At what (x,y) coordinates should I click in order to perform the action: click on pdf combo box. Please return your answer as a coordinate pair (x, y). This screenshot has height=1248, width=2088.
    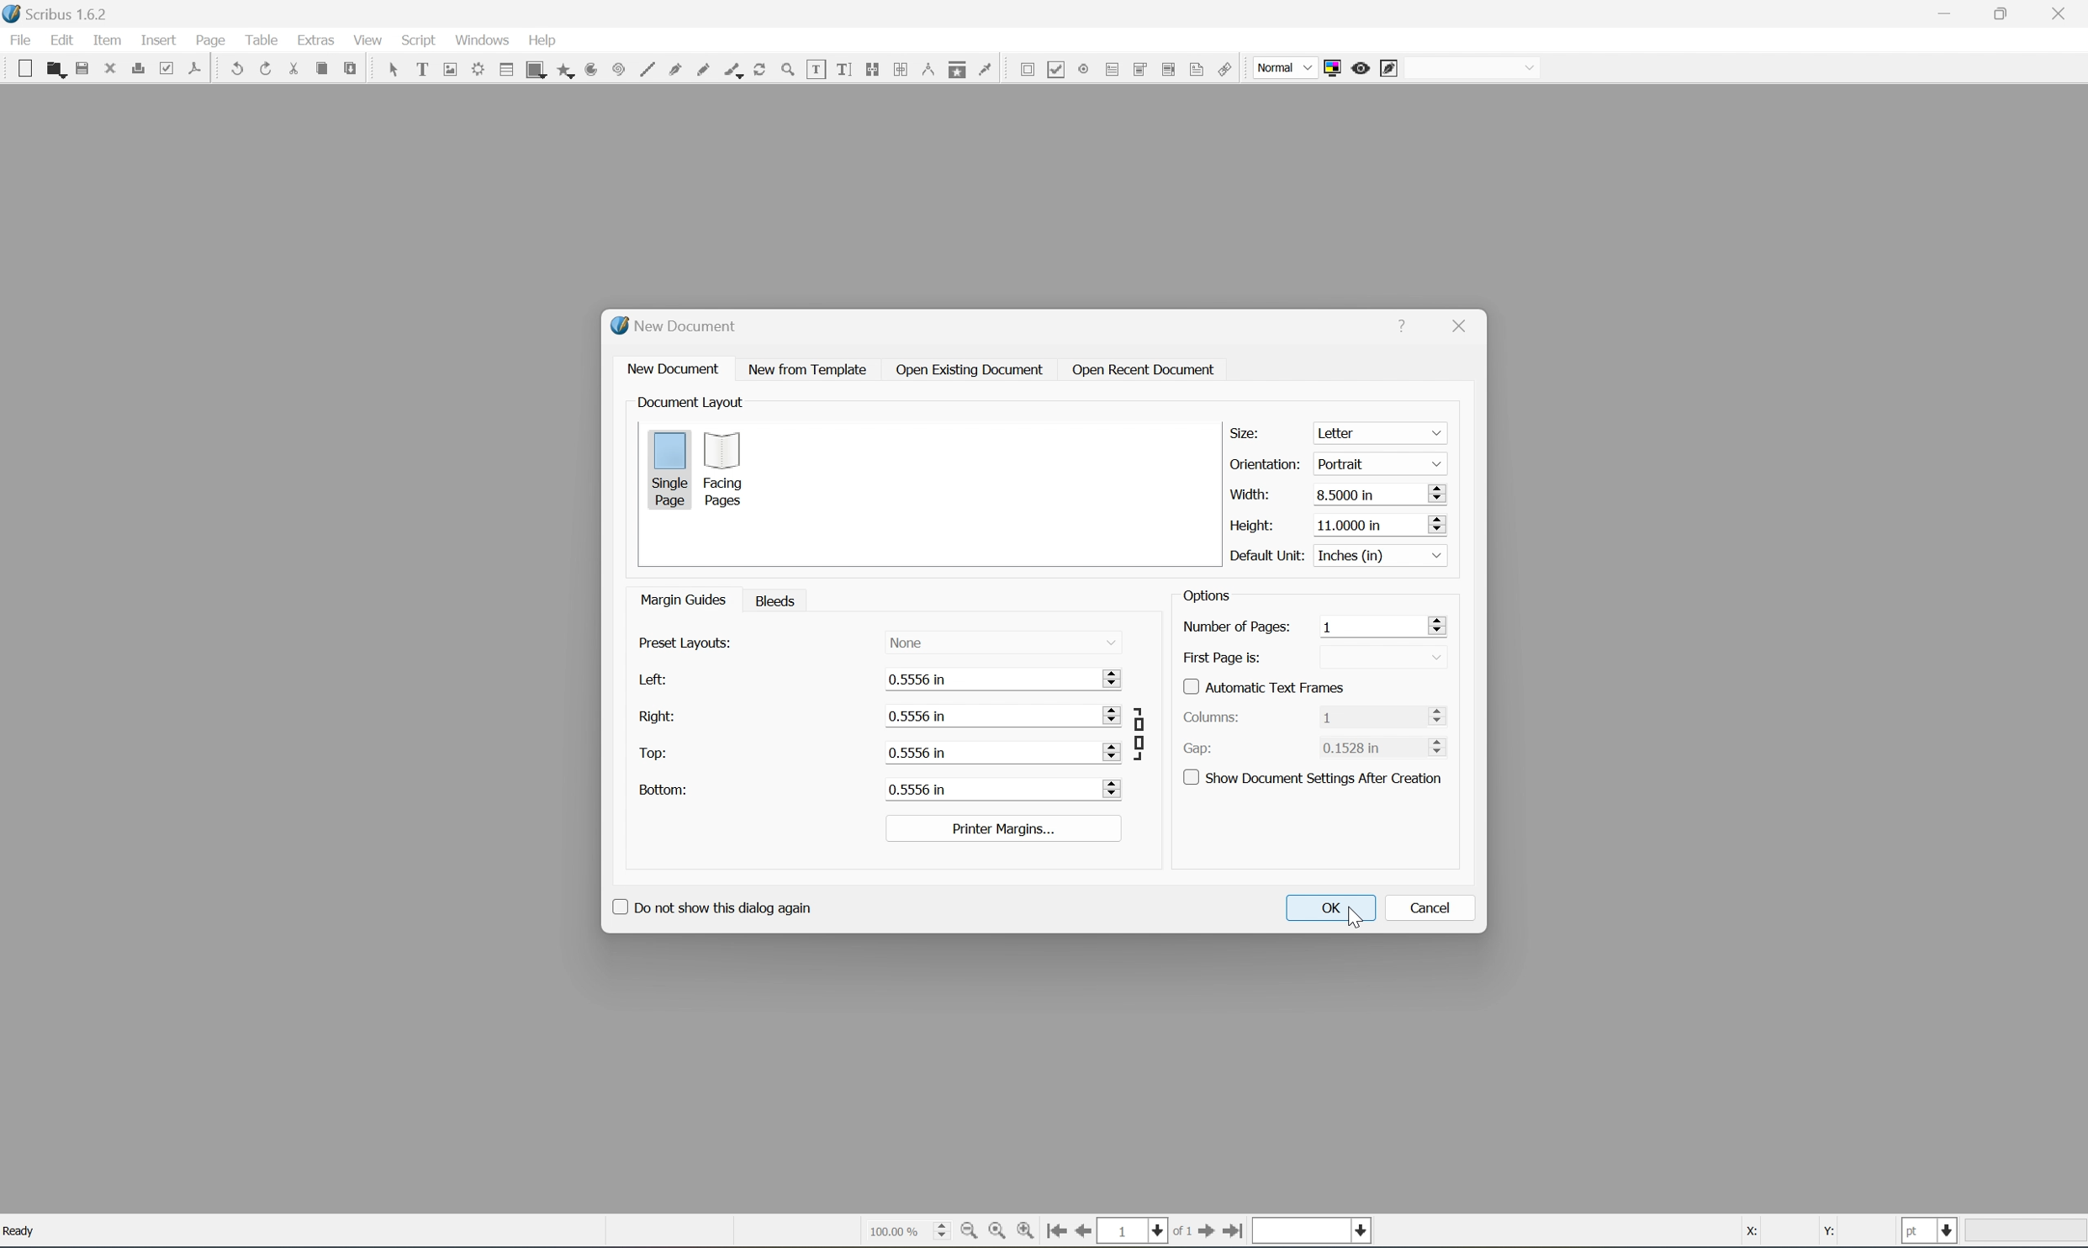
    Looking at the image, I should click on (1139, 71).